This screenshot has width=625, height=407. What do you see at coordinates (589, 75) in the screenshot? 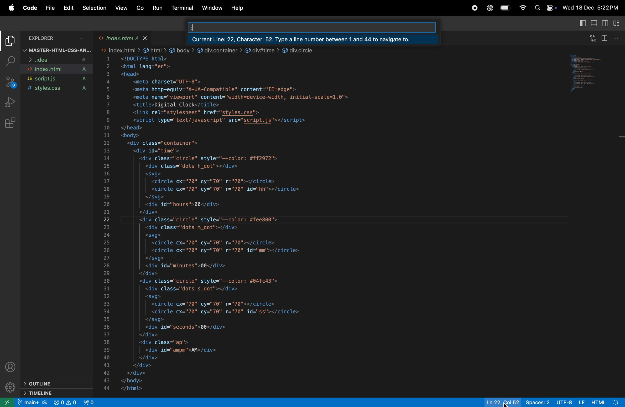
I see `code window` at bounding box center [589, 75].